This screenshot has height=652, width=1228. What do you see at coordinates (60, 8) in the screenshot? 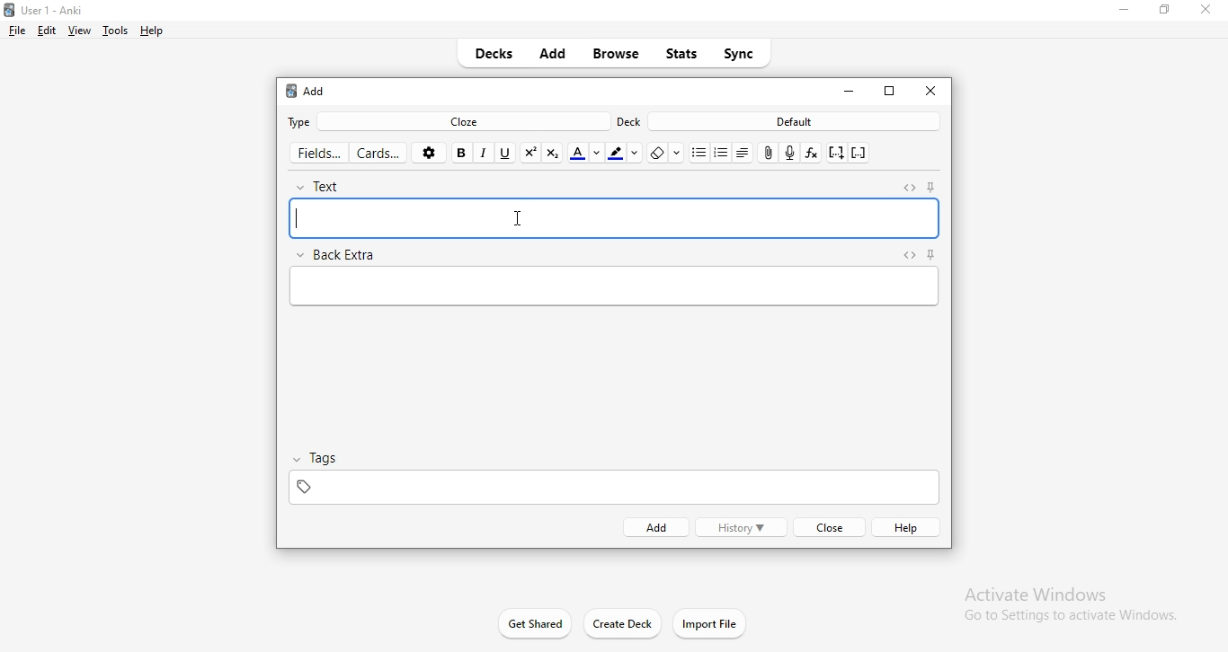
I see `Anki` at bounding box center [60, 8].